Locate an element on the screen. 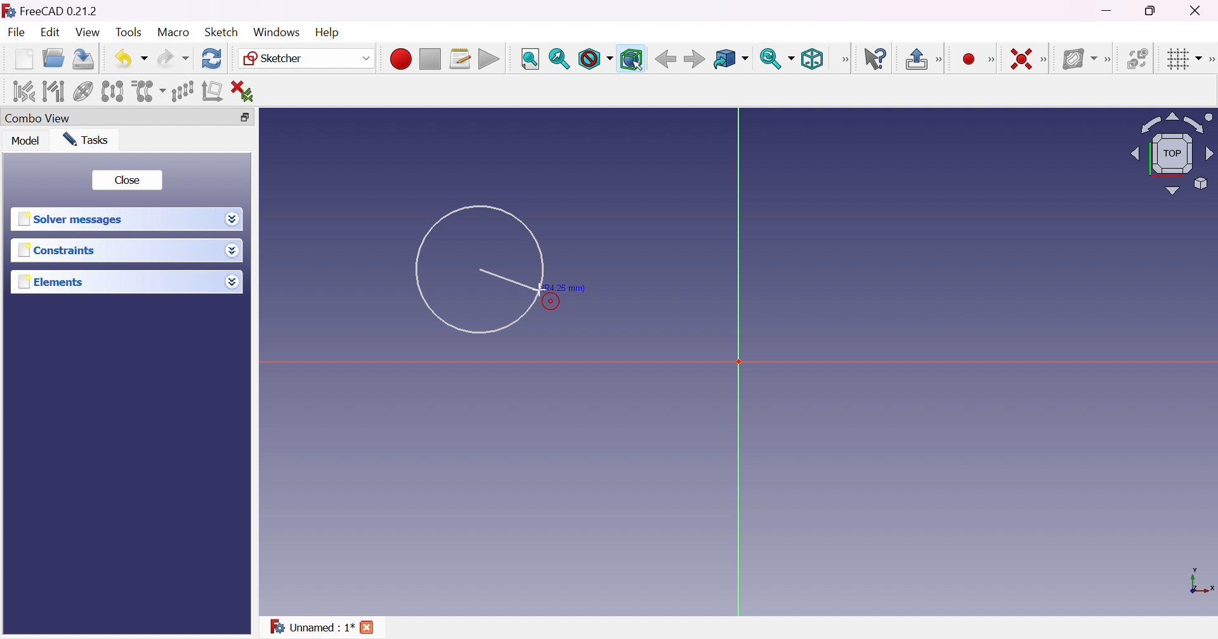 This screenshot has width=1218, height=639. File is located at coordinates (16, 32).